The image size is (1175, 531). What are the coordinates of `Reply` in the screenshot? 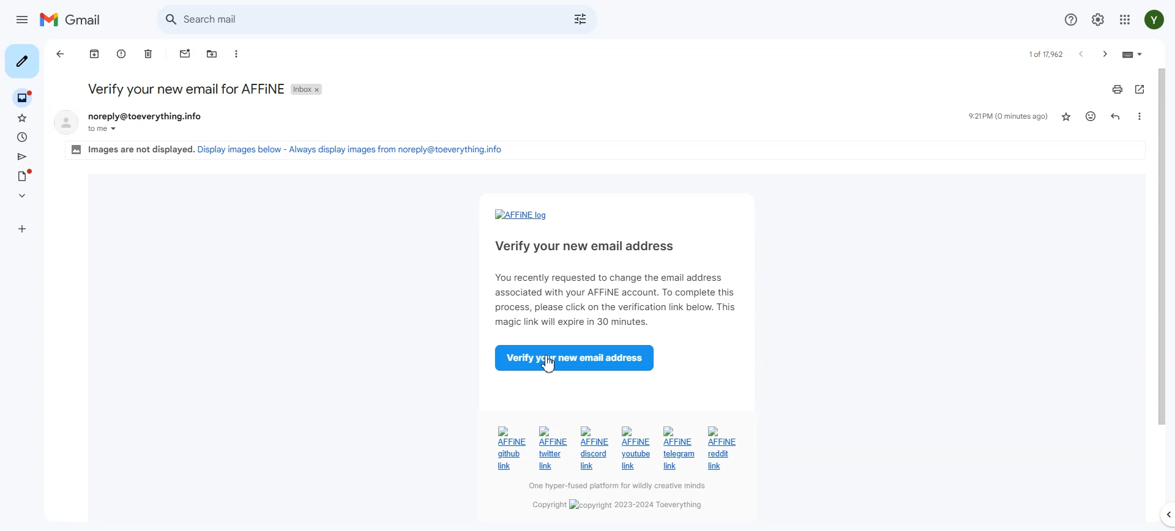 It's located at (1117, 118).